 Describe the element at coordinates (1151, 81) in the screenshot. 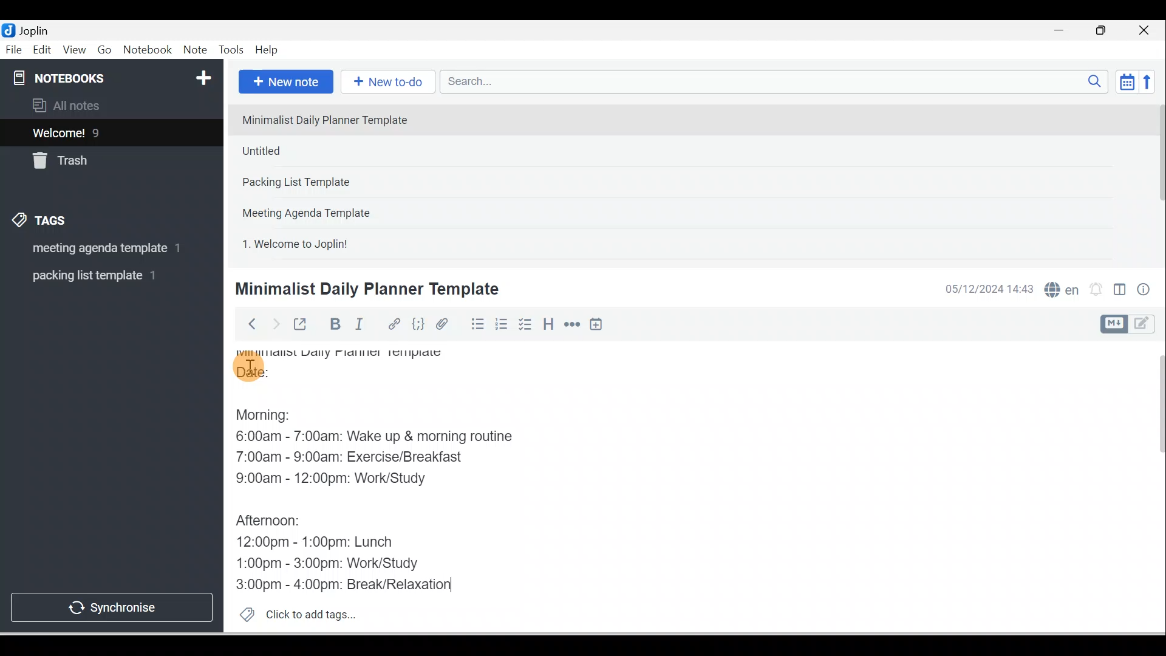

I see `Reverse sort` at that location.